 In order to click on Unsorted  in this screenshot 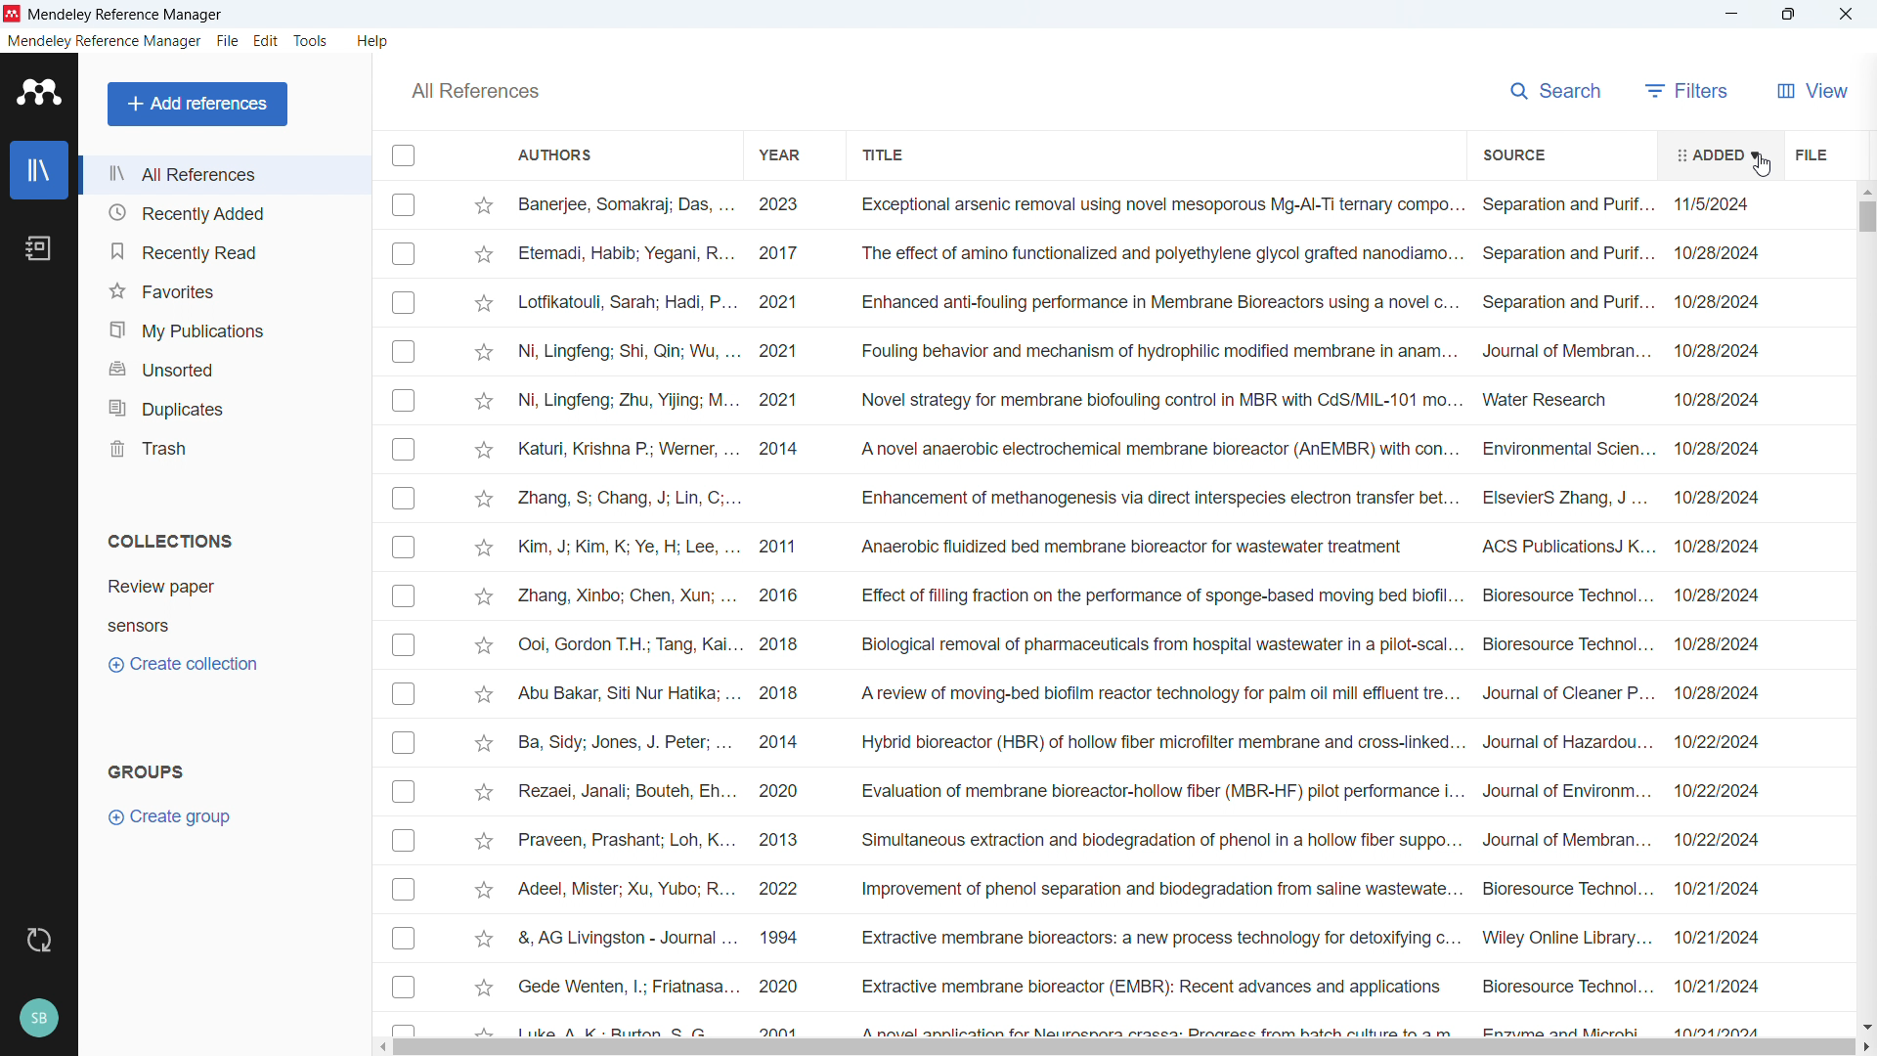, I will do `click(223, 365)`.